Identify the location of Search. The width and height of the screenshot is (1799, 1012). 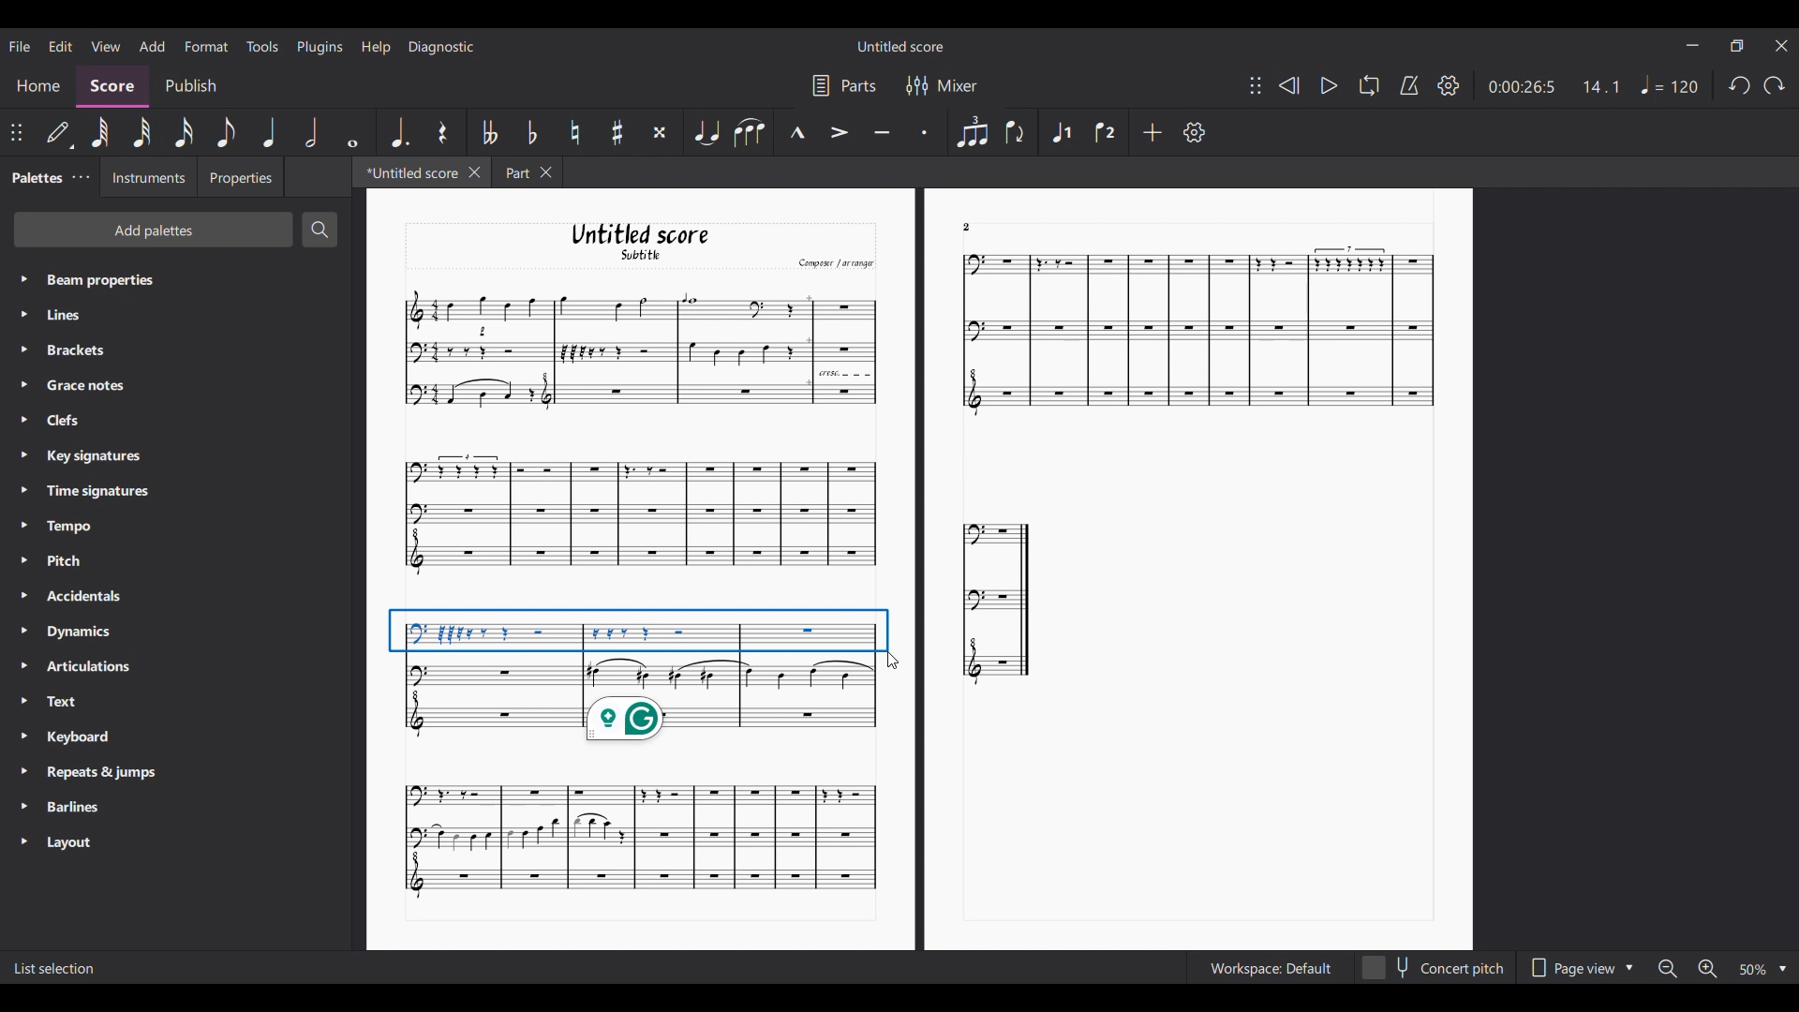
(320, 230).